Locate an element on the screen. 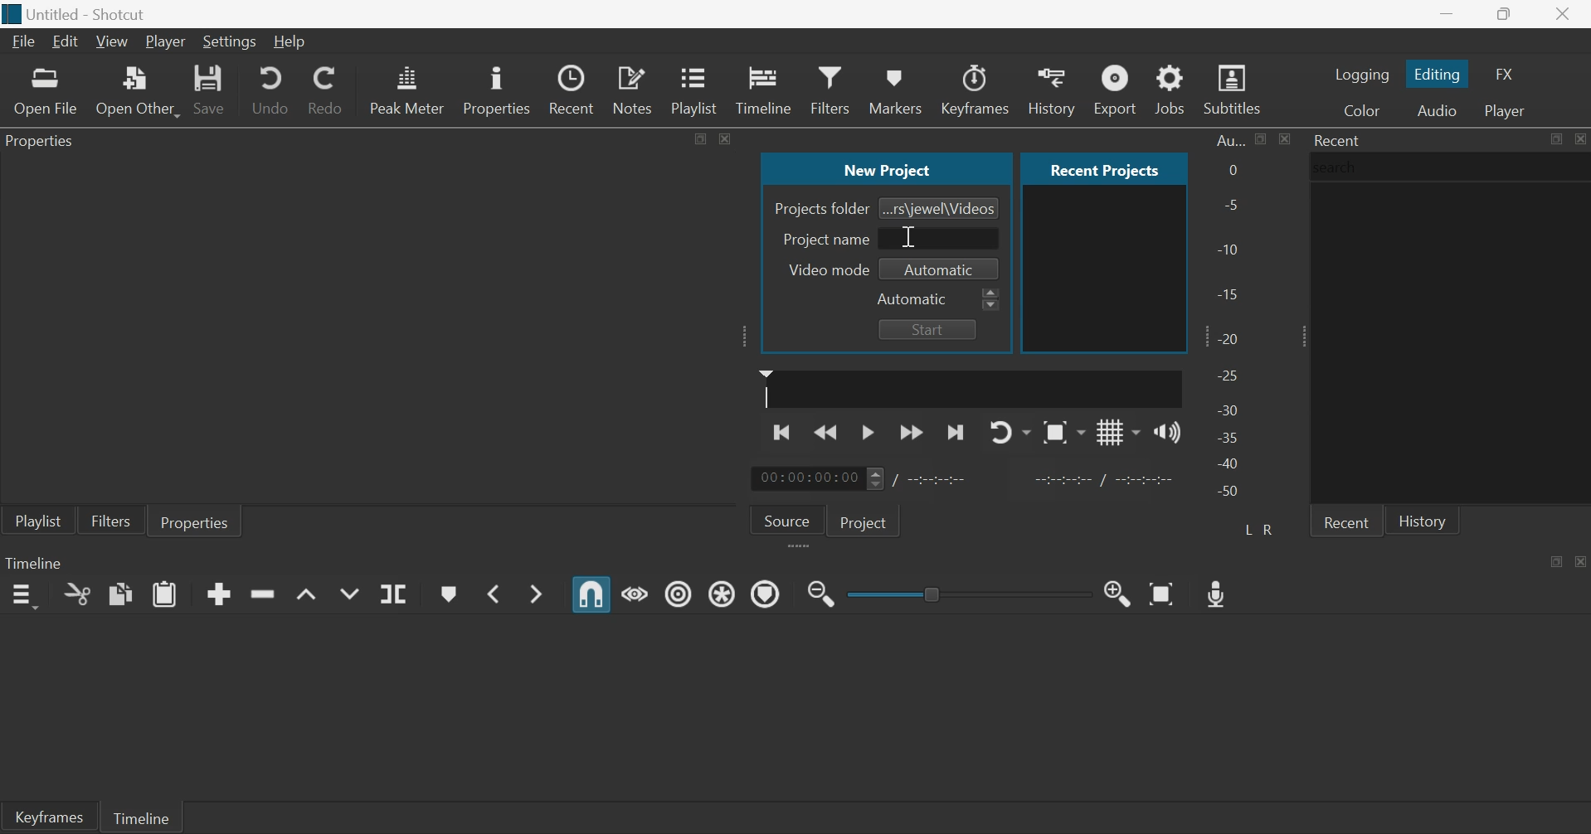 This screenshot has height=834, width=1591. Duration is located at coordinates (1459, 885).